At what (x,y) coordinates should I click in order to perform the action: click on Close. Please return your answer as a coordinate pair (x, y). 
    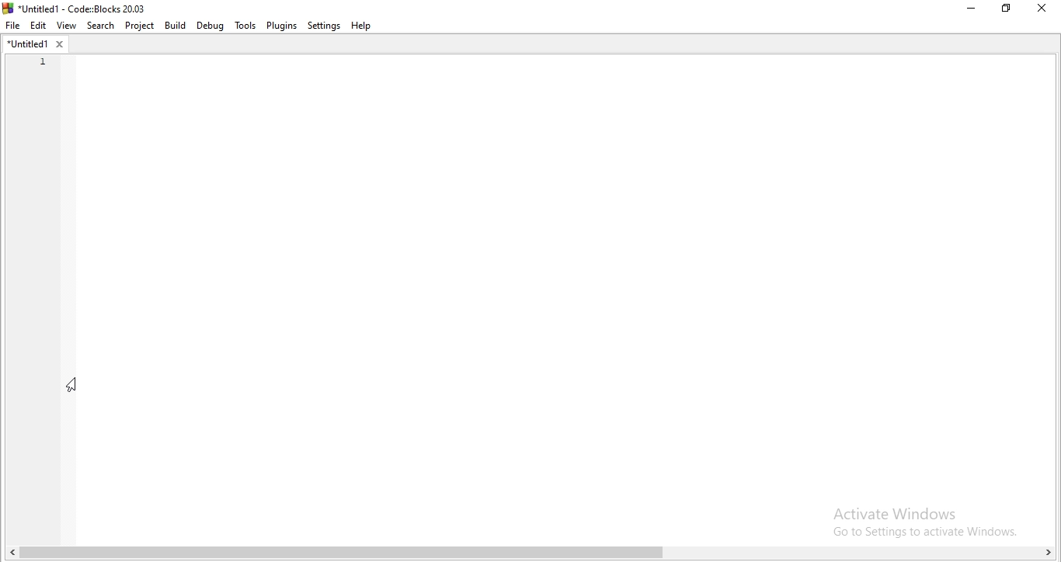
    Looking at the image, I should click on (1041, 11).